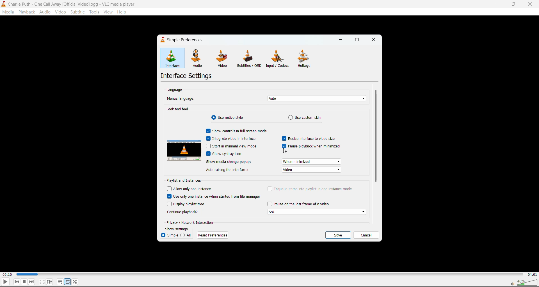 The image size is (539, 287). Describe the element at coordinates (182, 98) in the screenshot. I see `menus language` at that location.